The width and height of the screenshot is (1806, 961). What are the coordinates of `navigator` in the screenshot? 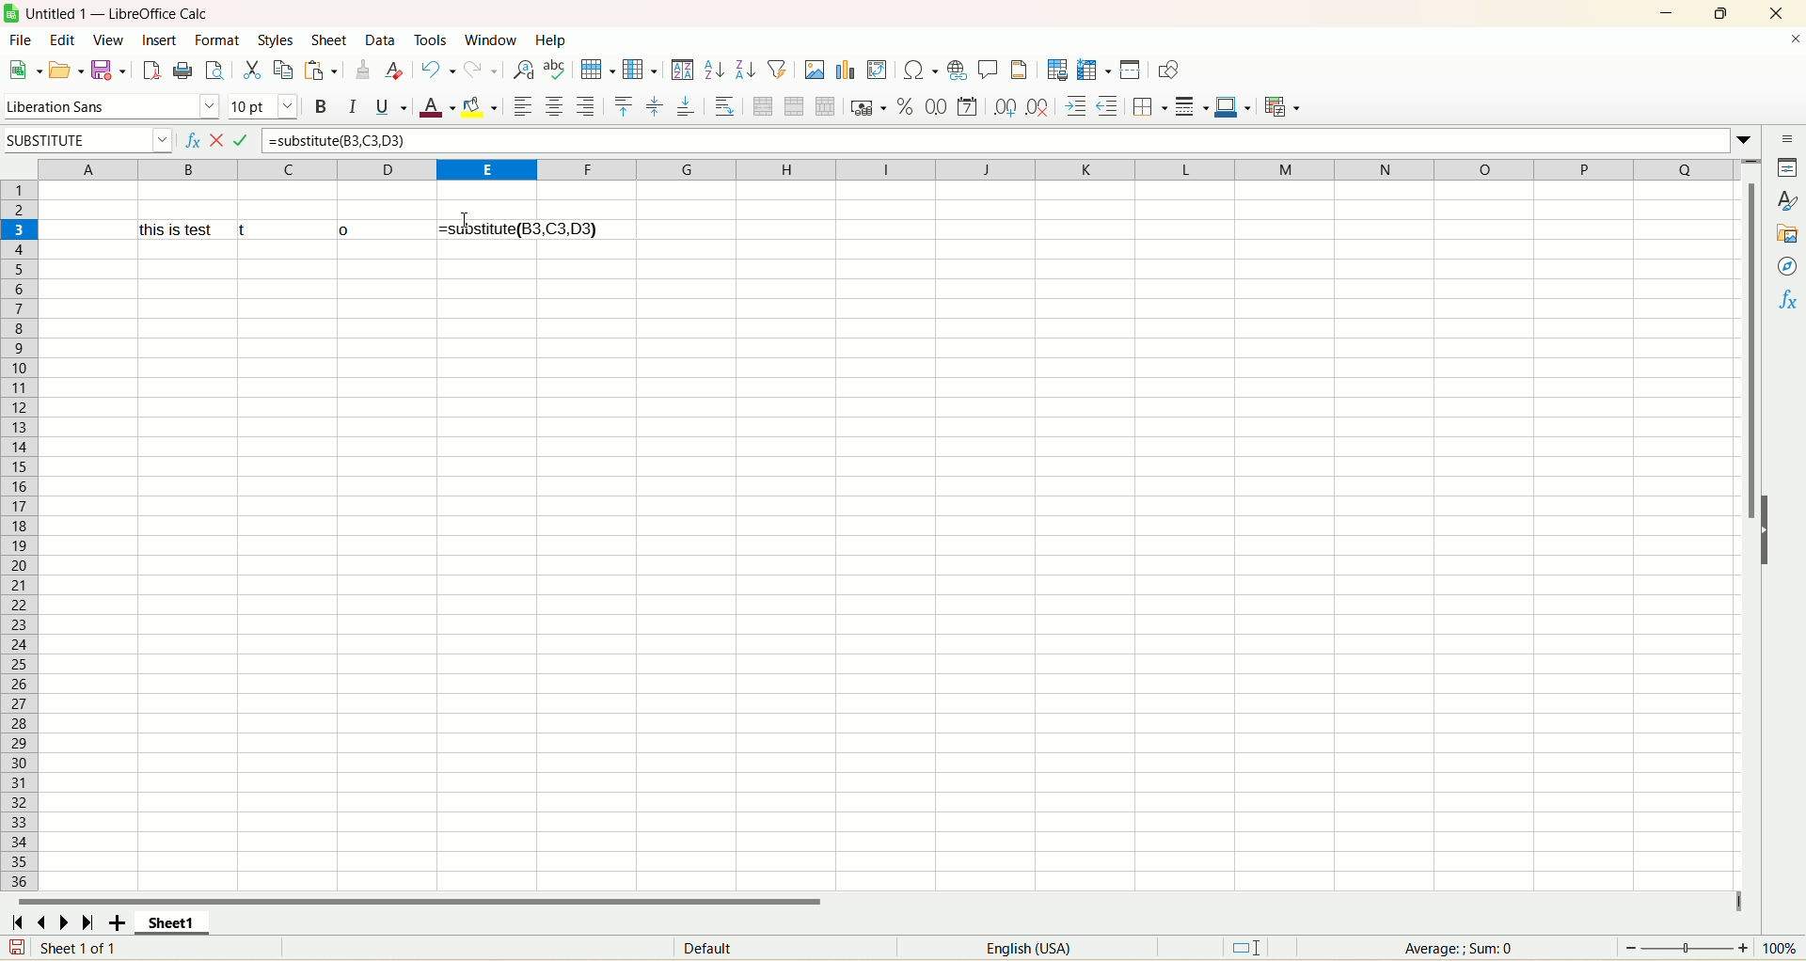 It's located at (1786, 268).